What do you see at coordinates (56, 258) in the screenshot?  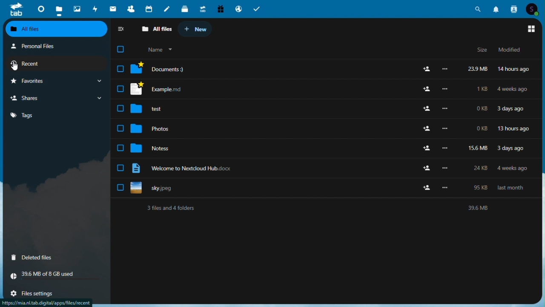 I see `deleted files` at bounding box center [56, 258].